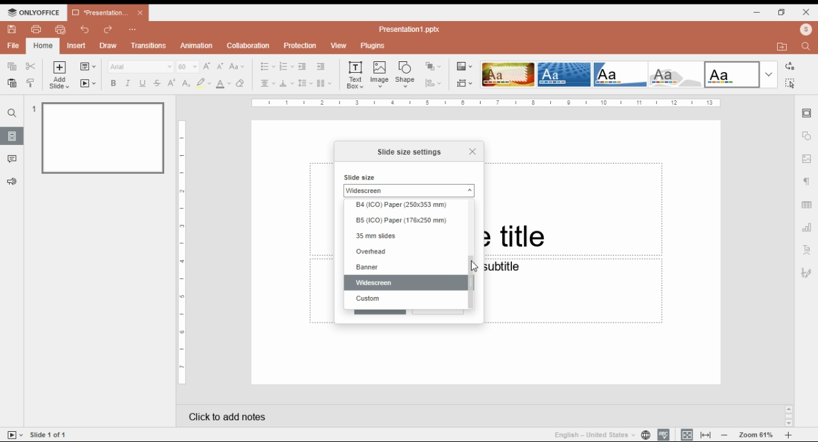 Image resolution: width=818 pixels, height=442 pixels. I want to click on superscript, so click(172, 82).